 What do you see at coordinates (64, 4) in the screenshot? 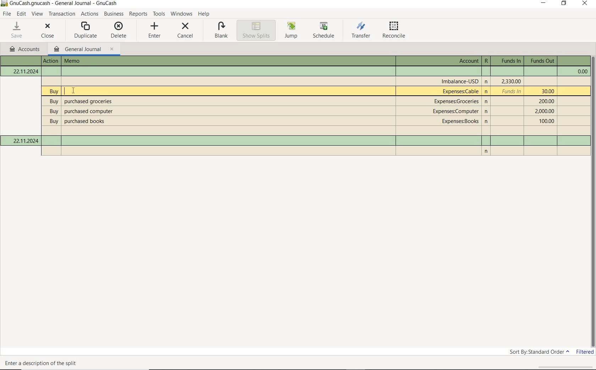
I see `Text` at bounding box center [64, 4].